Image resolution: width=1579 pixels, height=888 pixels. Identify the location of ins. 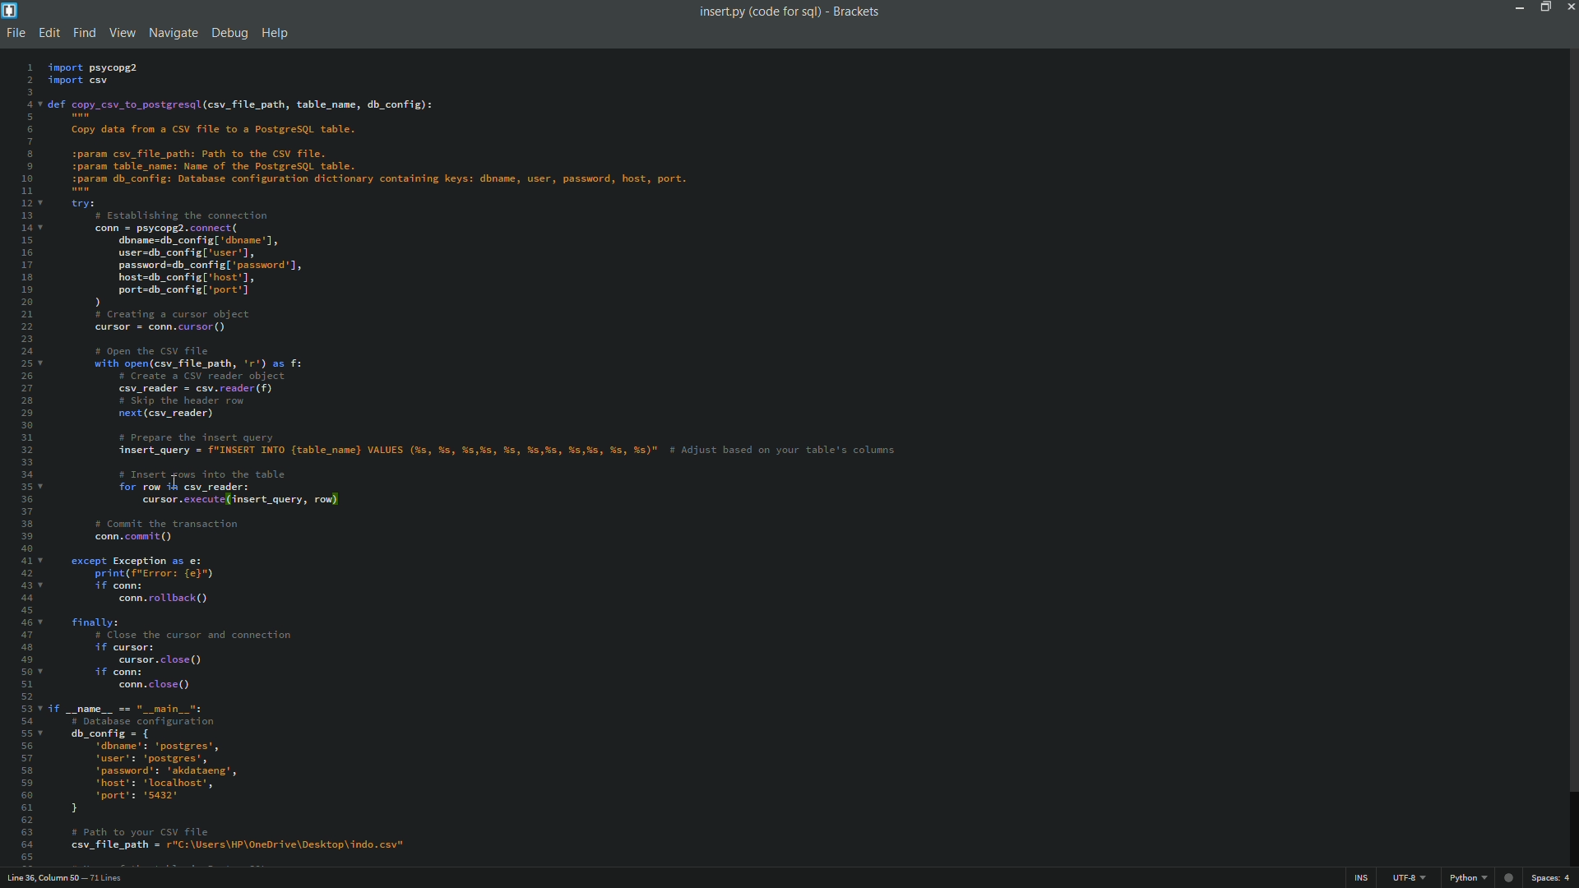
(1363, 879).